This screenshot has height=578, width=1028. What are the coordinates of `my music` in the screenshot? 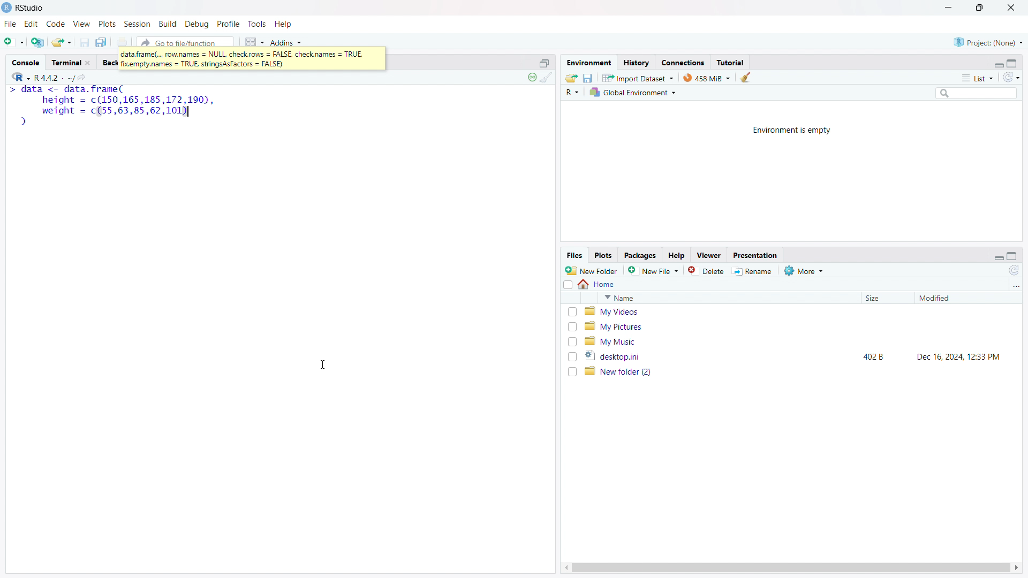 It's located at (798, 341).